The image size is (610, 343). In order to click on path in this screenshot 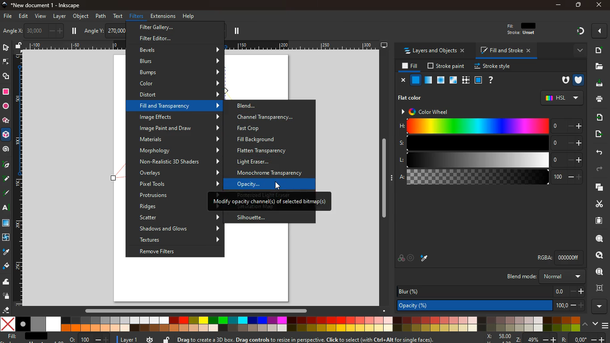, I will do `click(101, 16)`.